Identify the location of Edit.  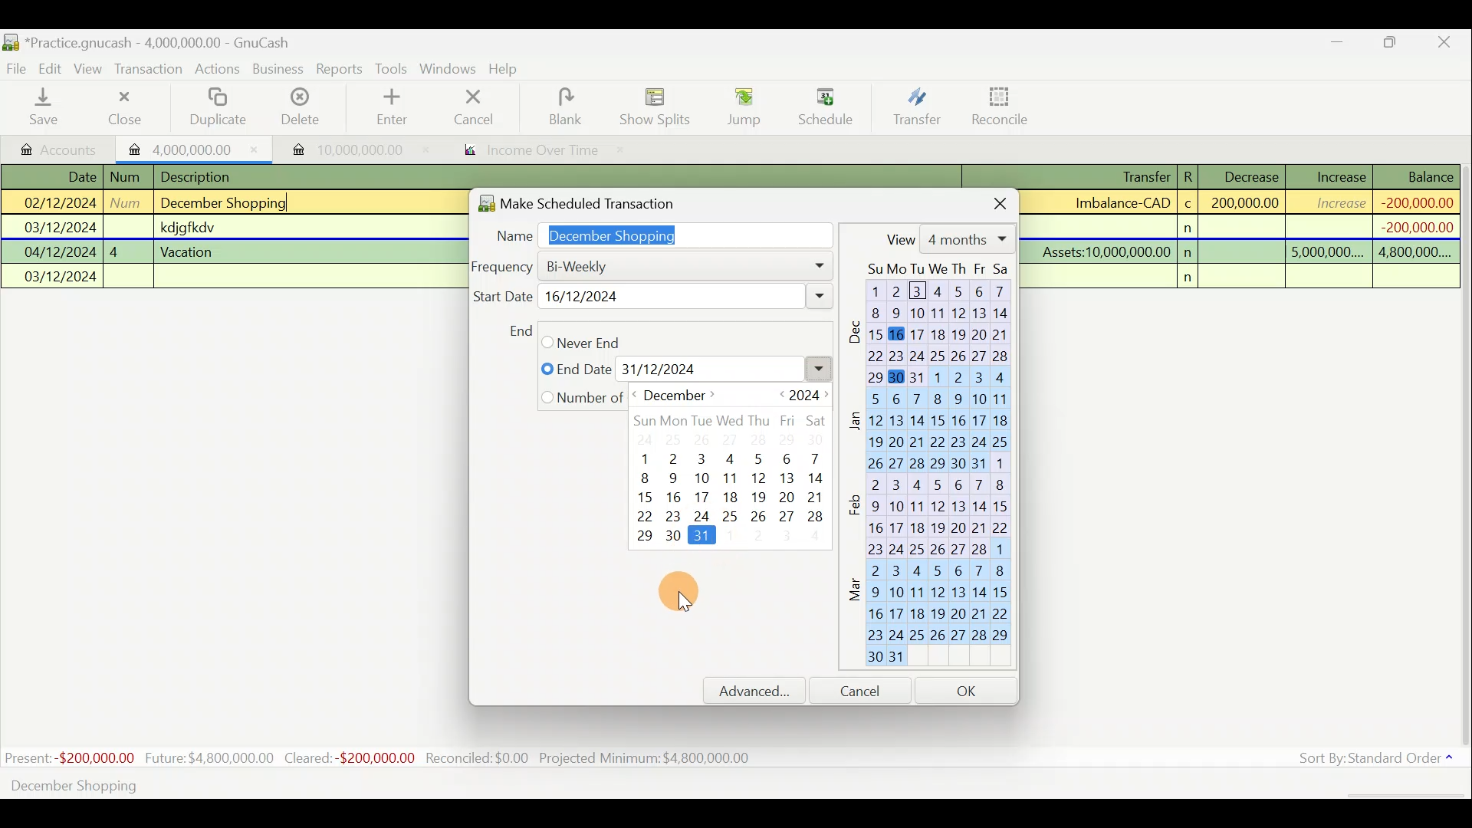
(53, 67).